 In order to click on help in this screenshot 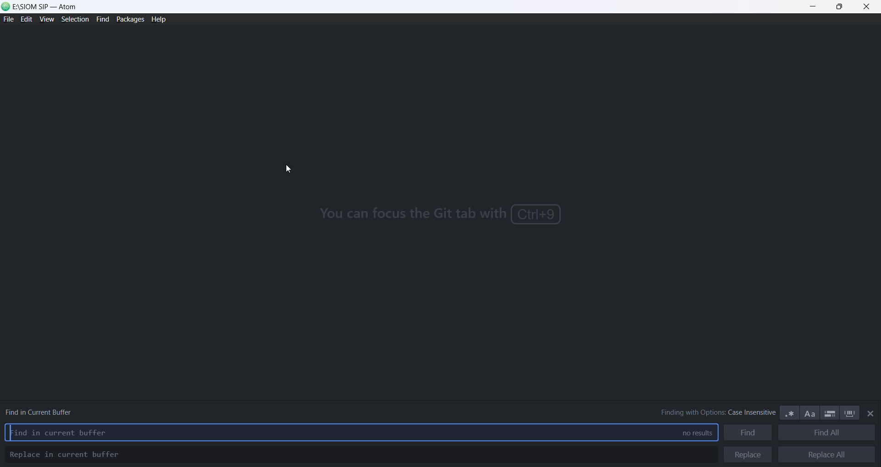, I will do `click(161, 20)`.